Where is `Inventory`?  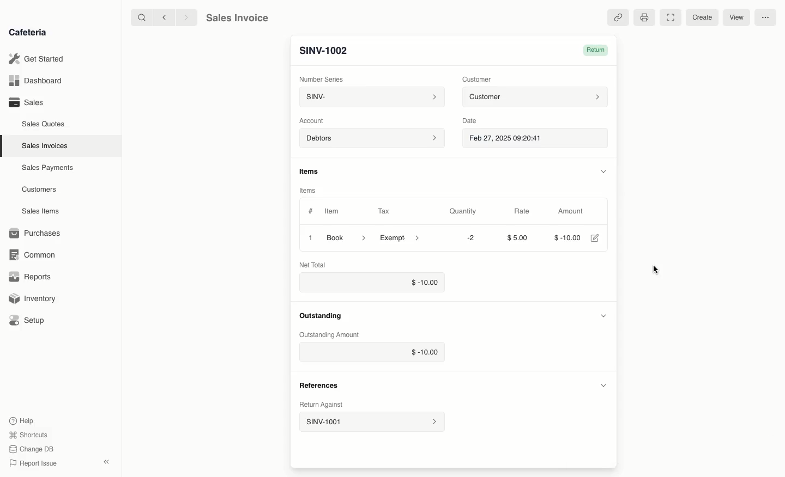 Inventory is located at coordinates (33, 300).